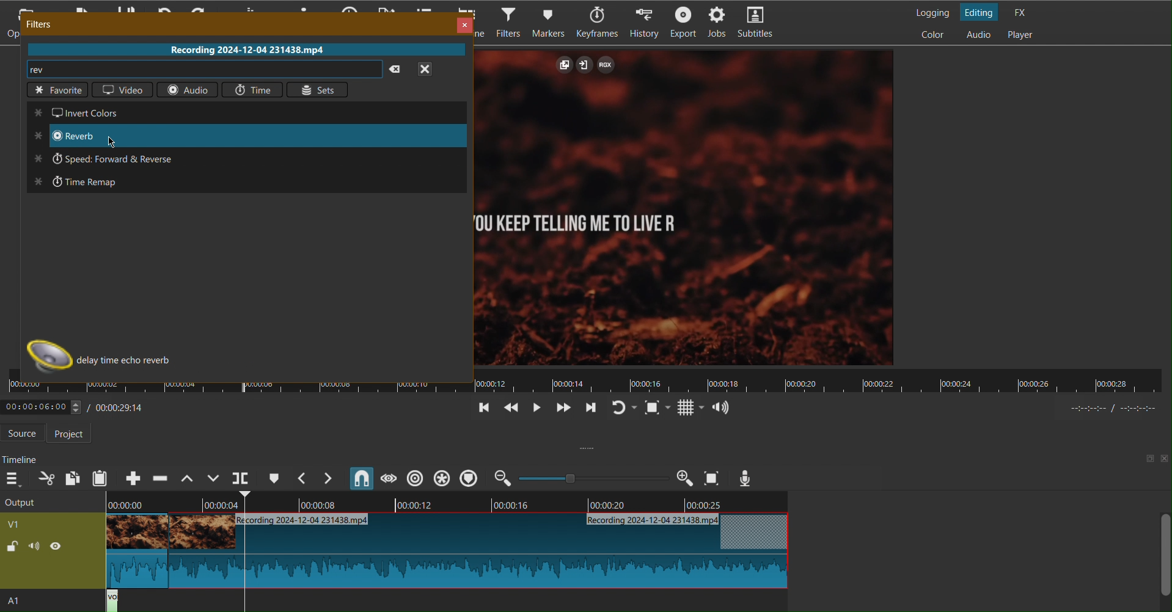 This screenshot has height=612, width=1172. What do you see at coordinates (330, 479) in the screenshot?
I see `Next Marker` at bounding box center [330, 479].